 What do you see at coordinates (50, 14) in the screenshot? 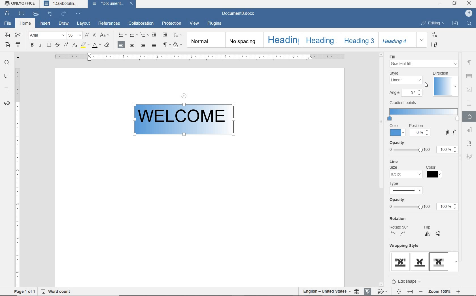
I see `UNDO` at bounding box center [50, 14].